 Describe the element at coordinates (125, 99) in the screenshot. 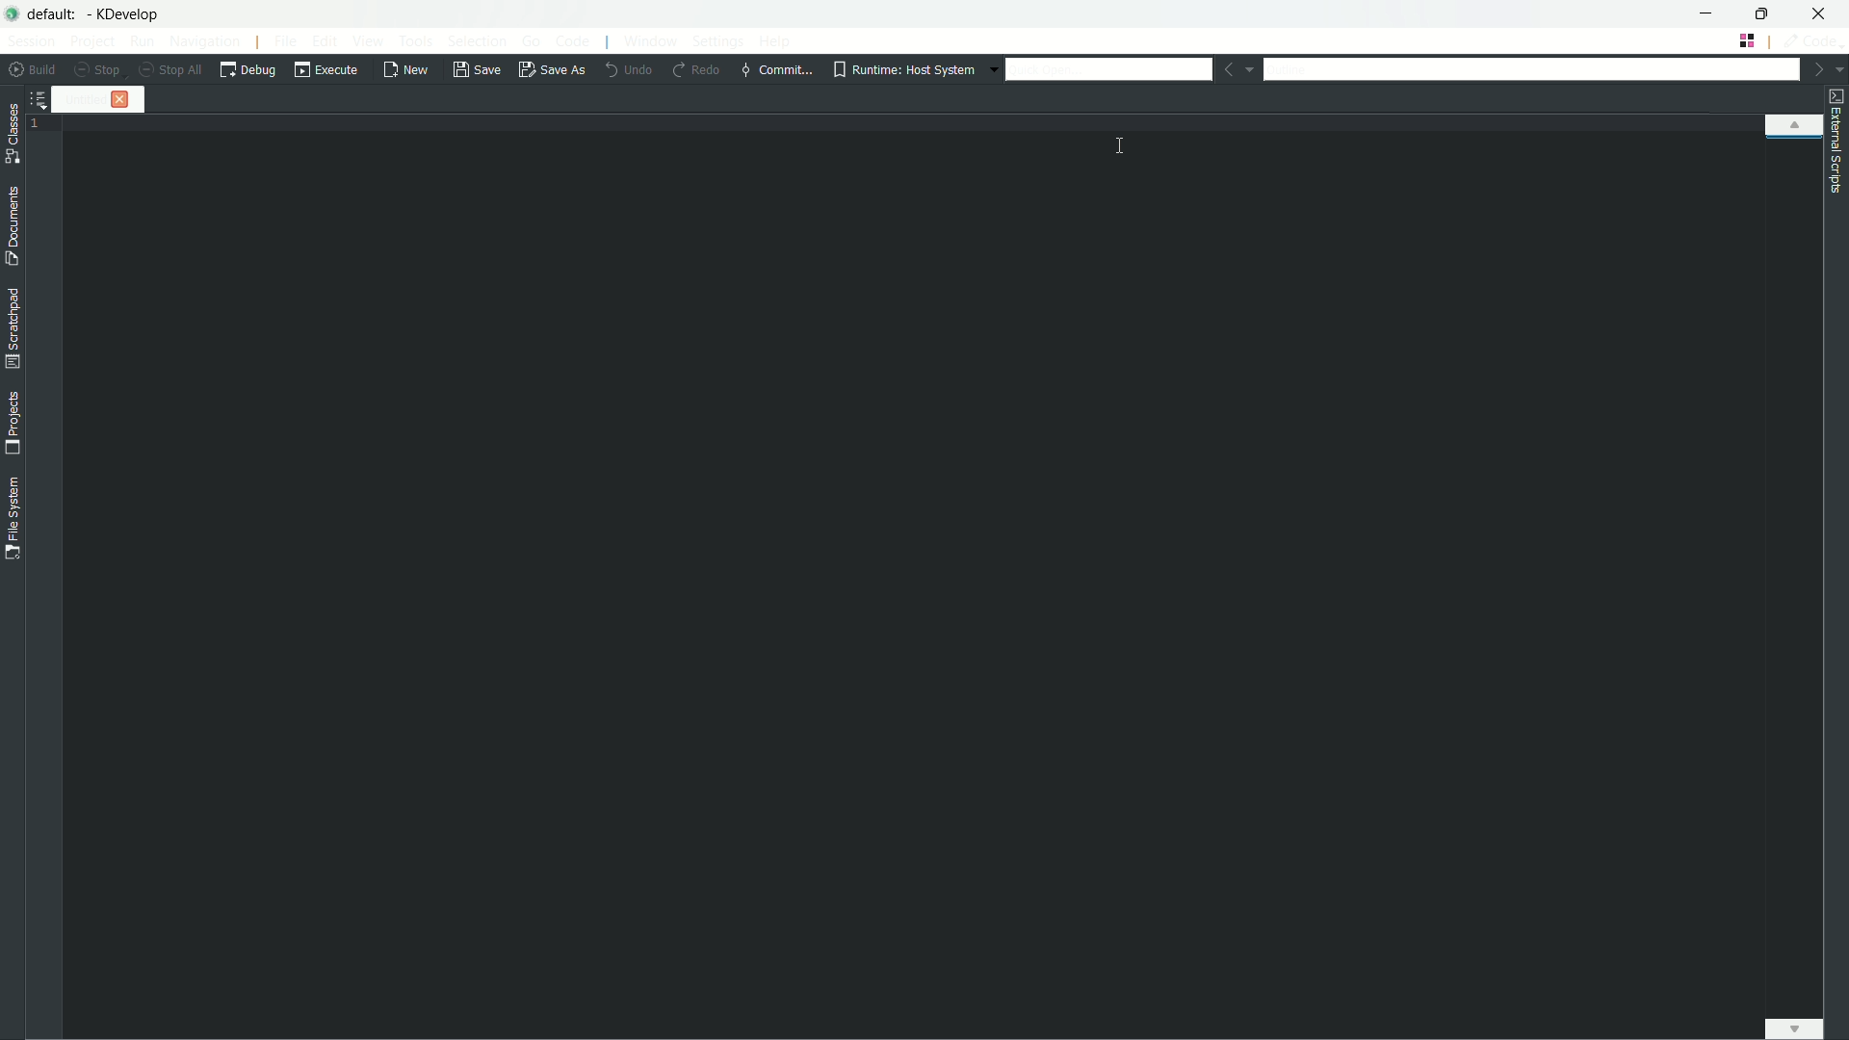

I see `Close` at that location.